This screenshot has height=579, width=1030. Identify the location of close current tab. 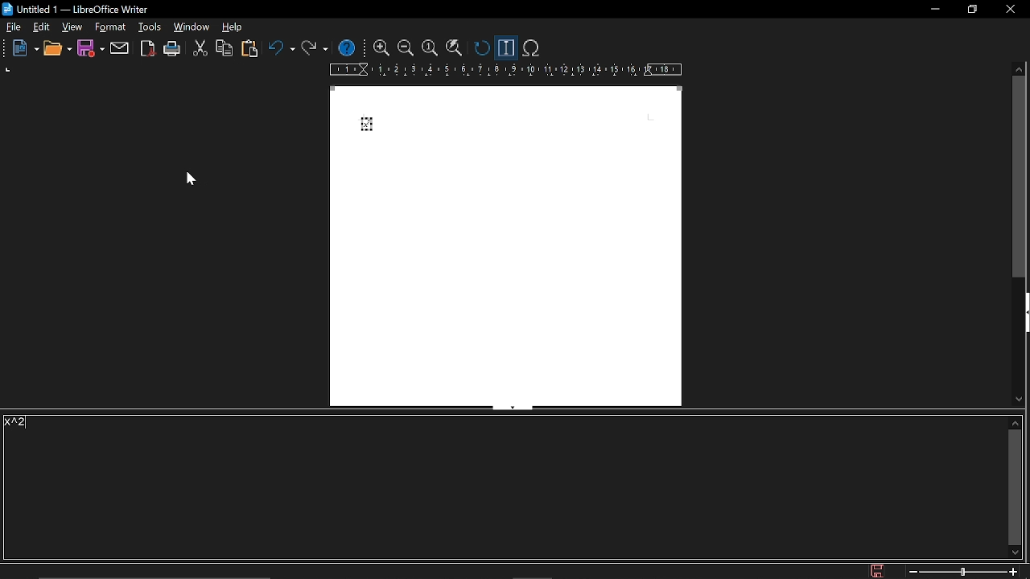
(1021, 27).